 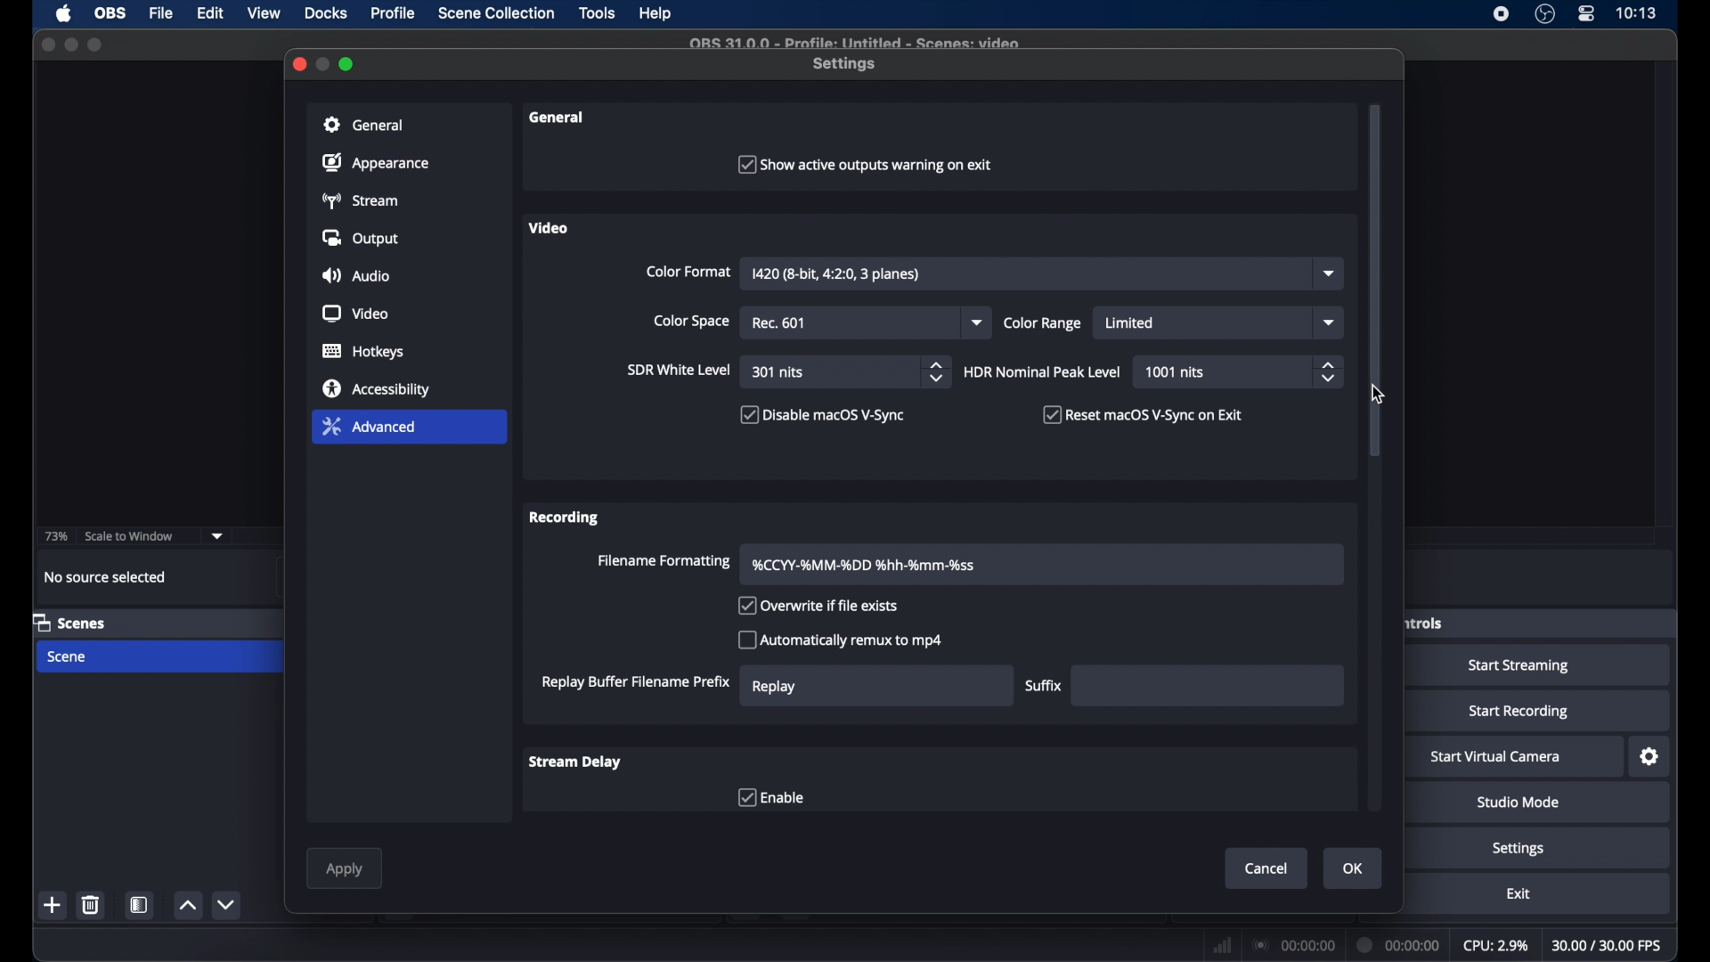 I want to click on ok, so click(x=1354, y=868).